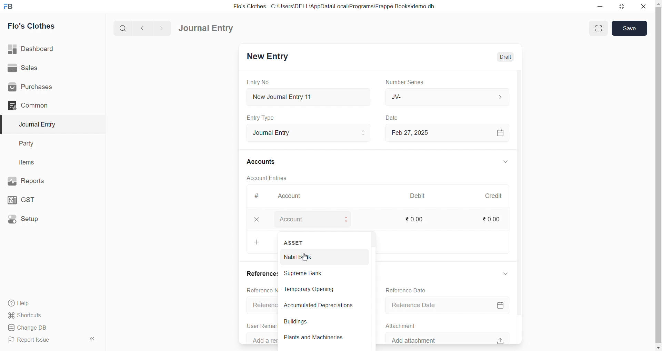 Image resolution: width=662 pixels, height=351 pixels. I want to click on ₹0.00, so click(496, 219).